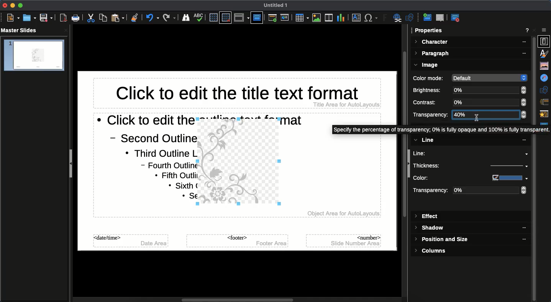 The image size is (551, 302). What do you see at coordinates (469, 140) in the screenshot?
I see `Line` at bounding box center [469, 140].